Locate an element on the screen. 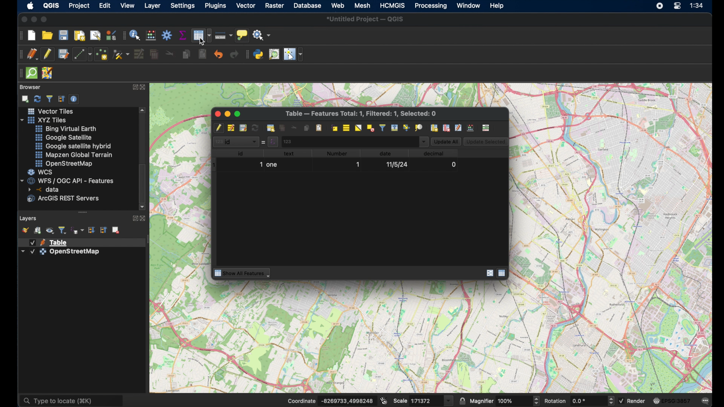  open field calculator is located at coordinates (150, 34).